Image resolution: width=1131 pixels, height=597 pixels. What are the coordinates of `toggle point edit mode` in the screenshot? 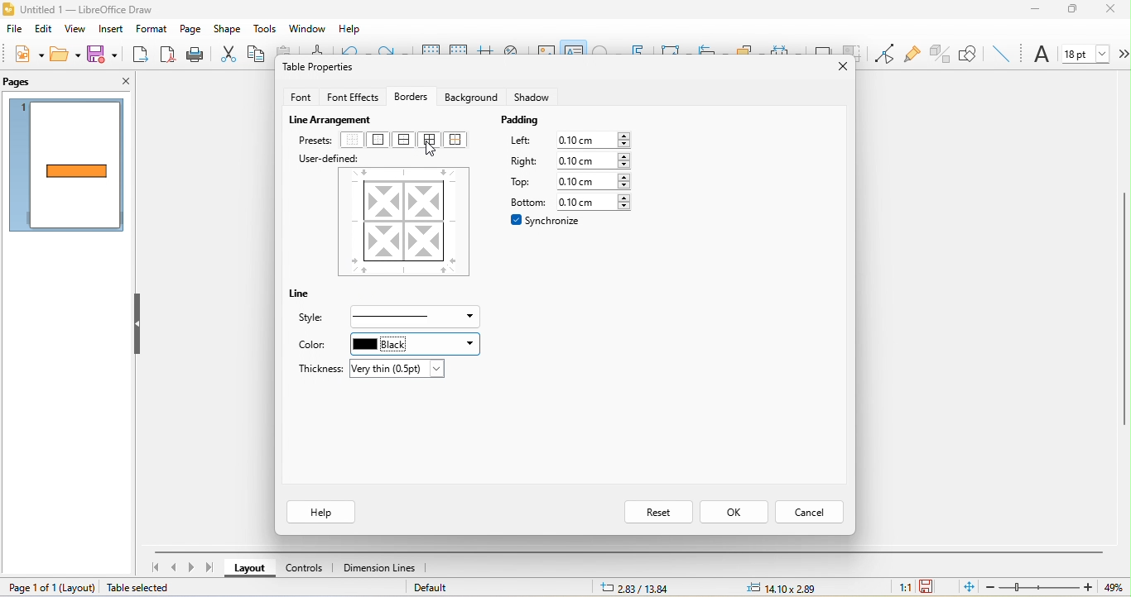 It's located at (886, 54).